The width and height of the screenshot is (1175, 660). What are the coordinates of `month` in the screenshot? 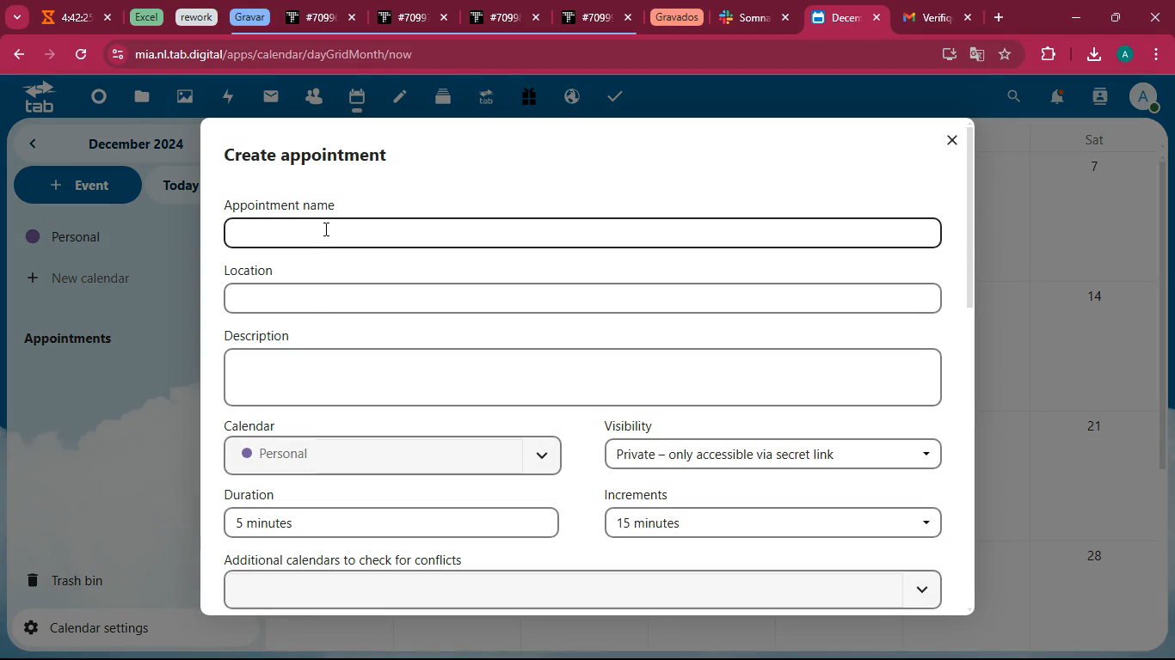 It's located at (103, 144).